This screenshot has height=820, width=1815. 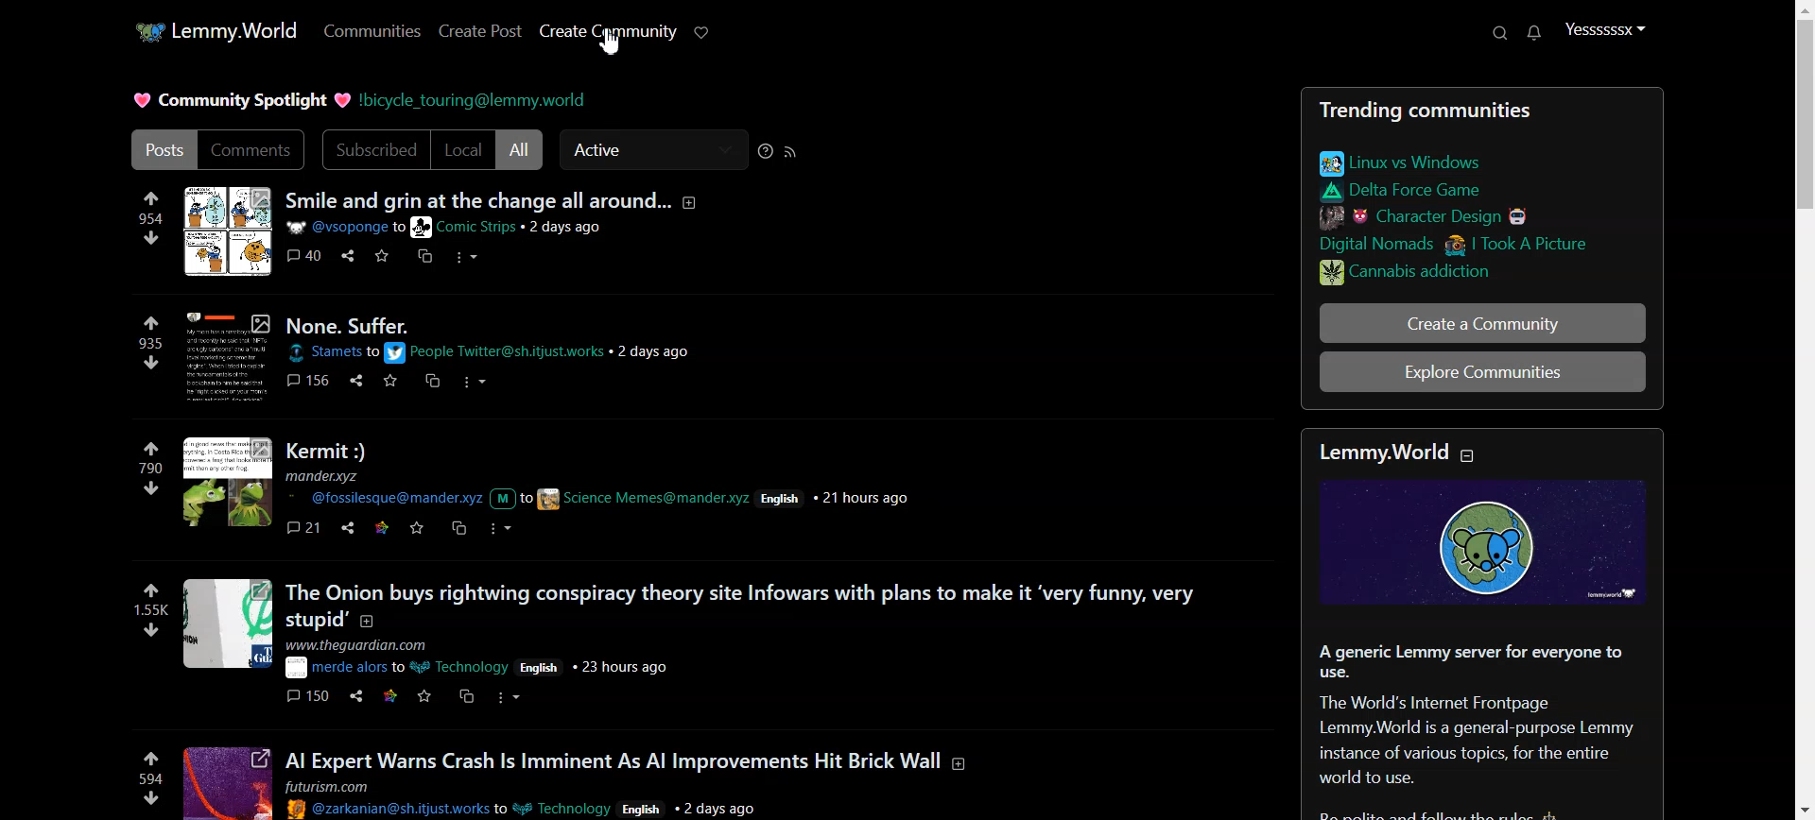 I want to click on cursor, so click(x=615, y=43).